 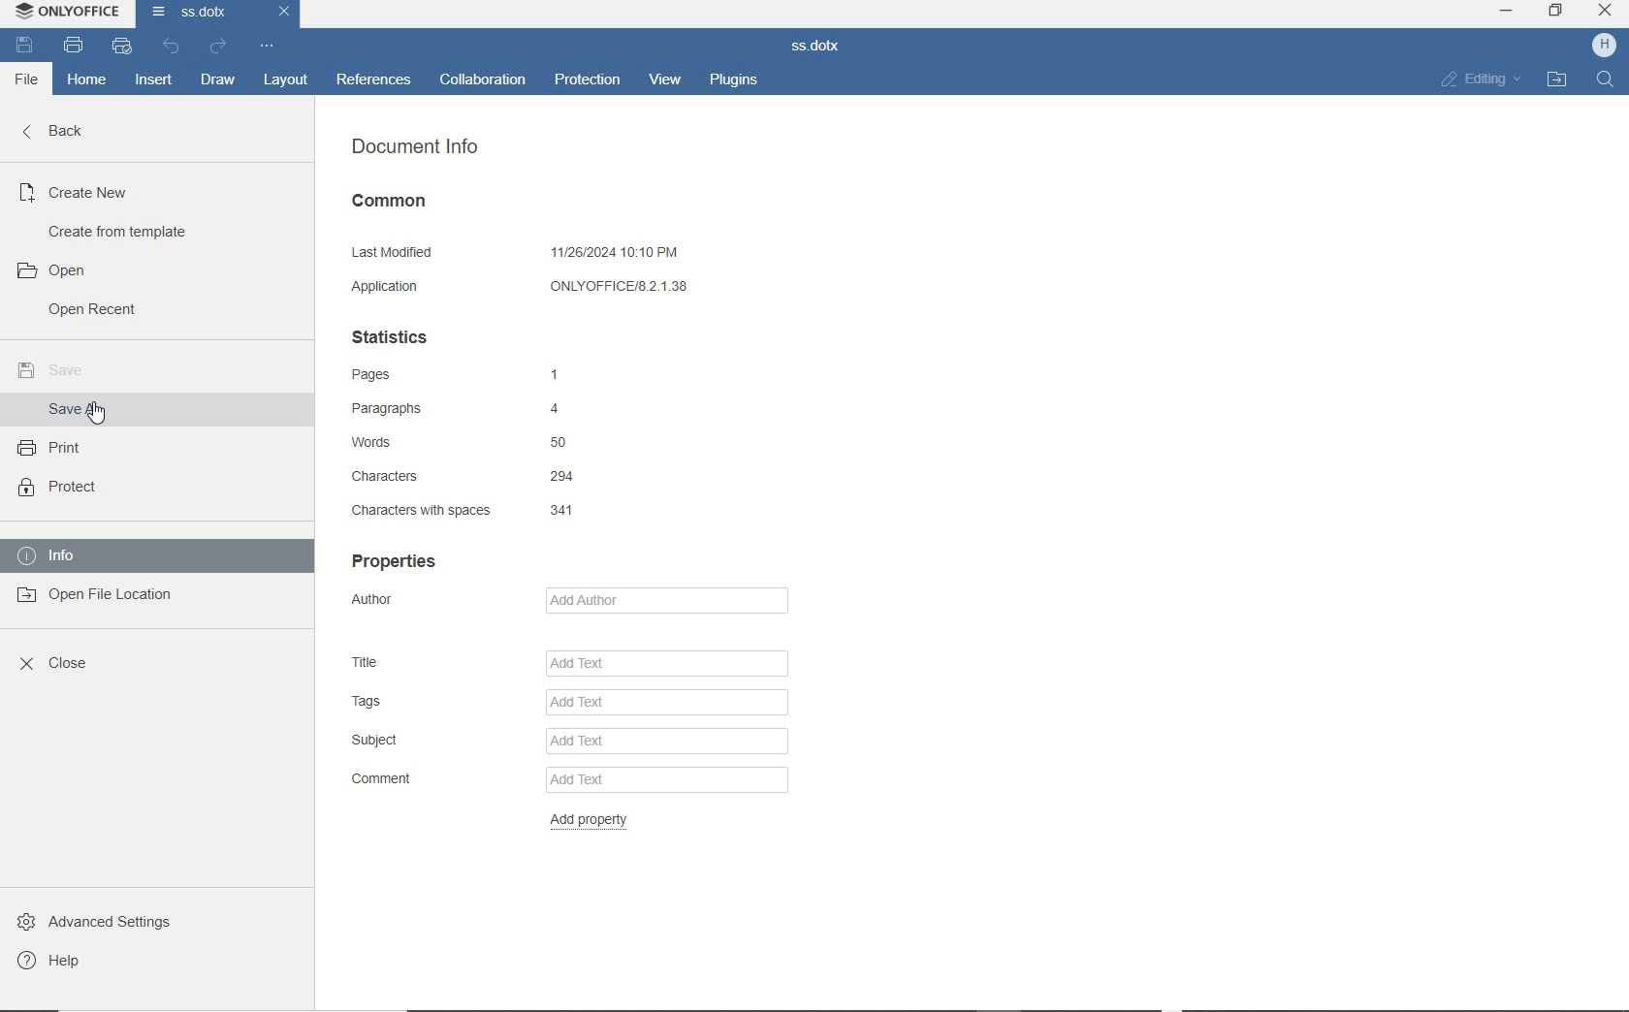 I want to click on PROPERTIES, so click(x=398, y=561).